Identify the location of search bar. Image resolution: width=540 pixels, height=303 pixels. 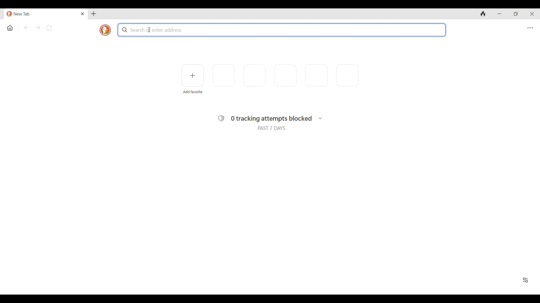
(282, 29).